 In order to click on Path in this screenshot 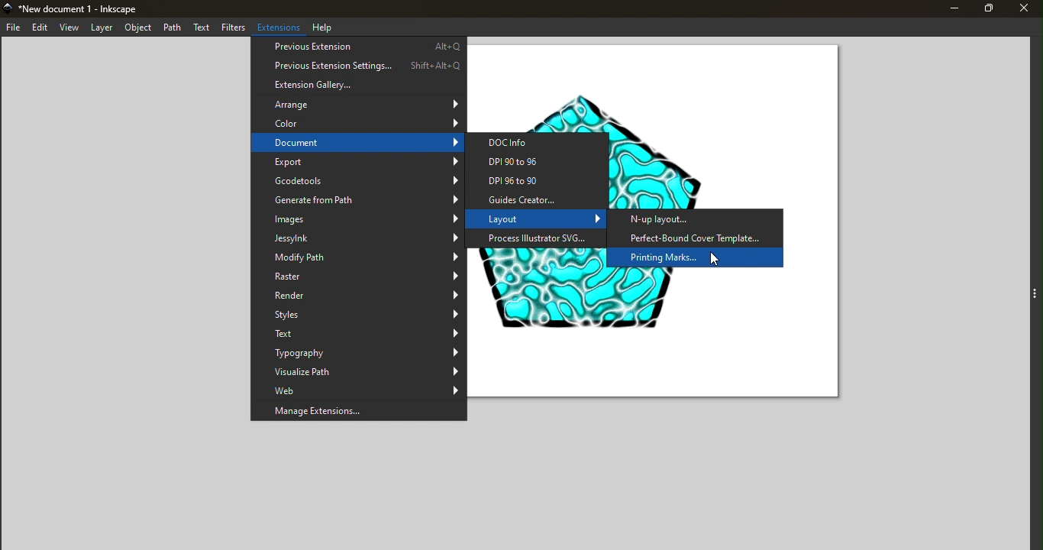, I will do `click(174, 29)`.